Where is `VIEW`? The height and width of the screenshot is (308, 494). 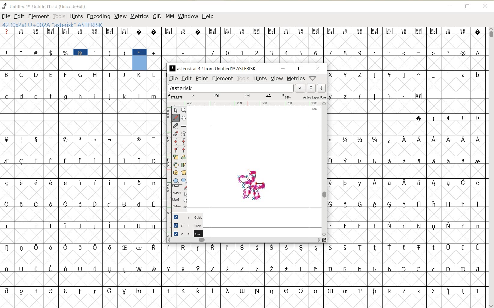
VIEW is located at coordinates (276, 79).